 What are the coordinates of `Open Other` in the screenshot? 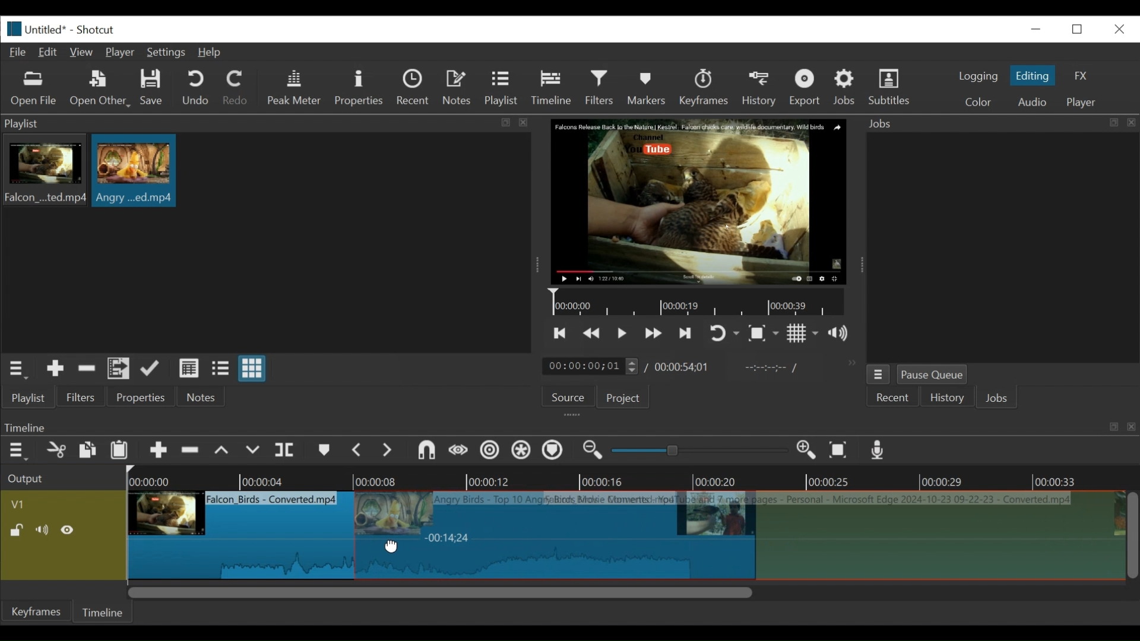 It's located at (101, 89).